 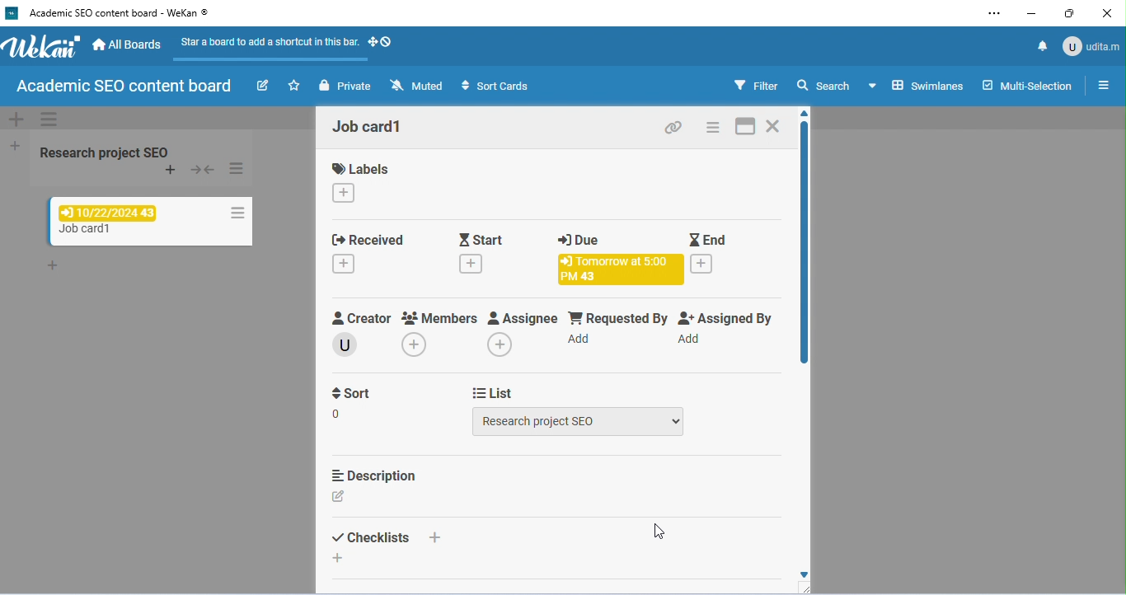 What do you see at coordinates (263, 86) in the screenshot?
I see `edit` at bounding box center [263, 86].